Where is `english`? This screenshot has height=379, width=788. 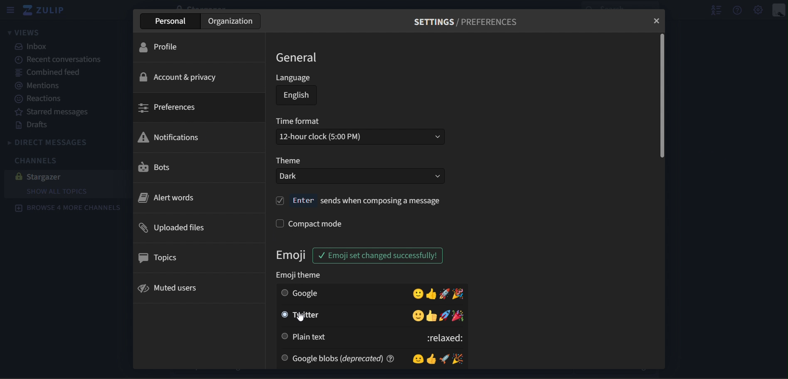
english is located at coordinates (297, 97).